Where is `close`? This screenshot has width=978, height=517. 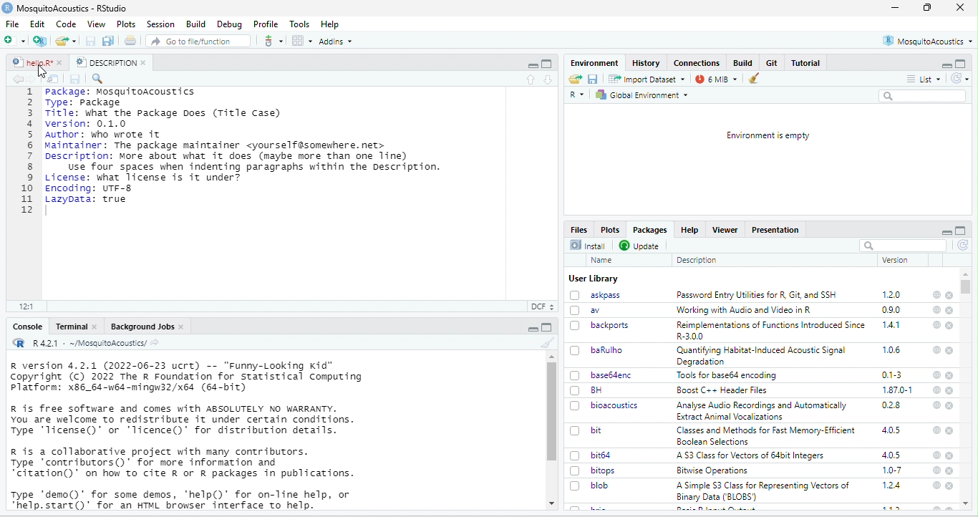
close is located at coordinates (961, 8).